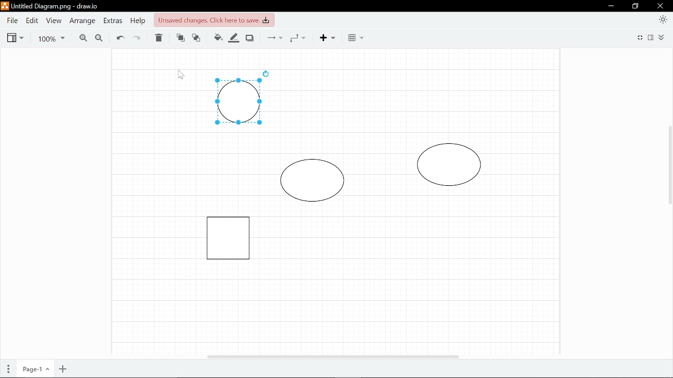 The height and width of the screenshot is (378, 673). What do you see at coordinates (137, 20) in the screenshot?
I see `Help` at bounding box center [137, 20].